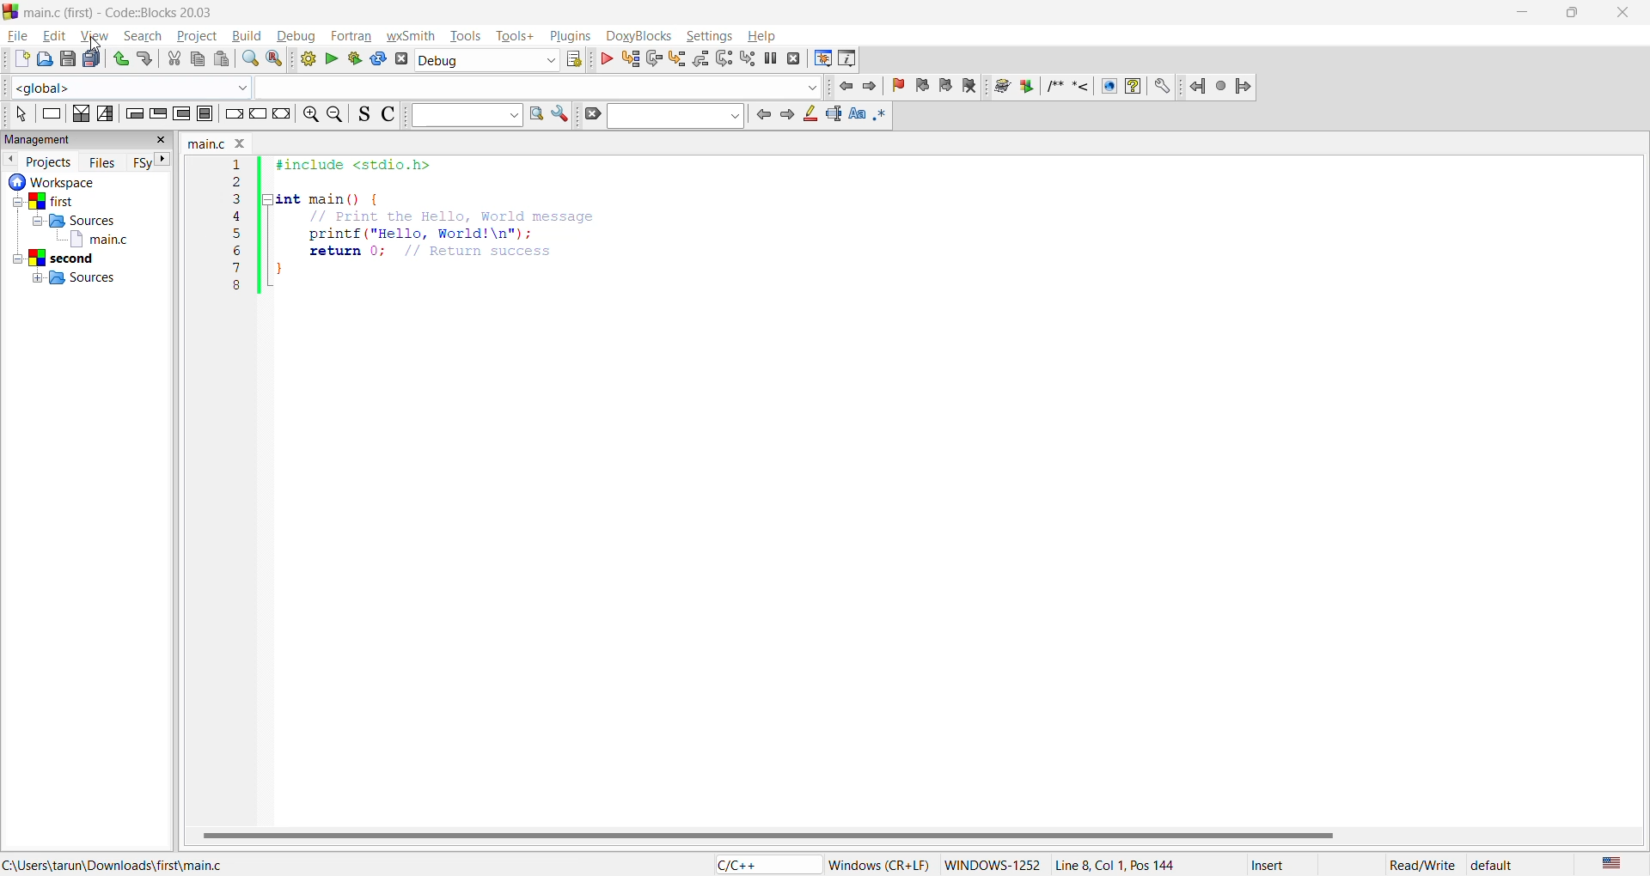  Describe the element at coordinates (162, 159) in the screenshot. I see `next` at that location.